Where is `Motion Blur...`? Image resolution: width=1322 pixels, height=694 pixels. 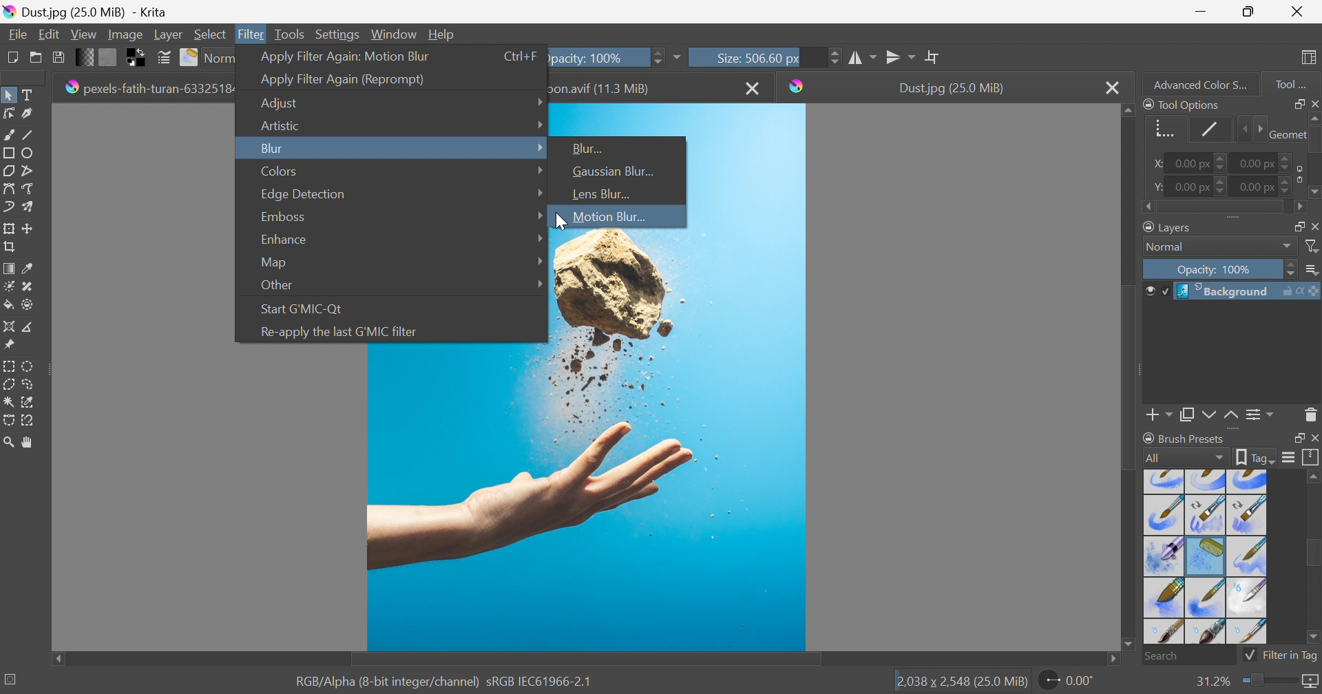
Motion Blur... is located at coordinates (608, 217).